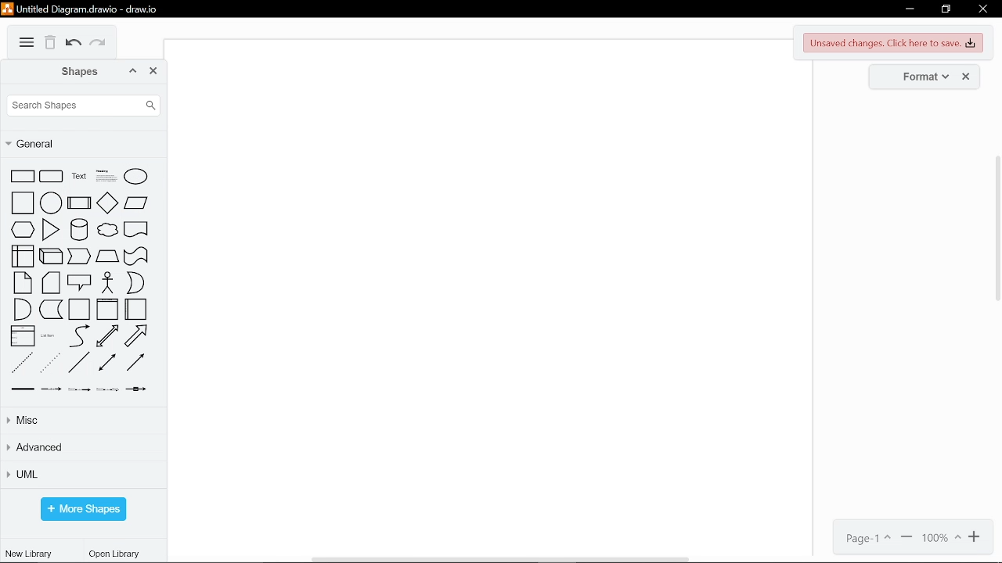 The image size is (1002, 563). What do you see at coordinates (78, 203) in the screenshot?
I see `process` at bounding box center [78, 203].